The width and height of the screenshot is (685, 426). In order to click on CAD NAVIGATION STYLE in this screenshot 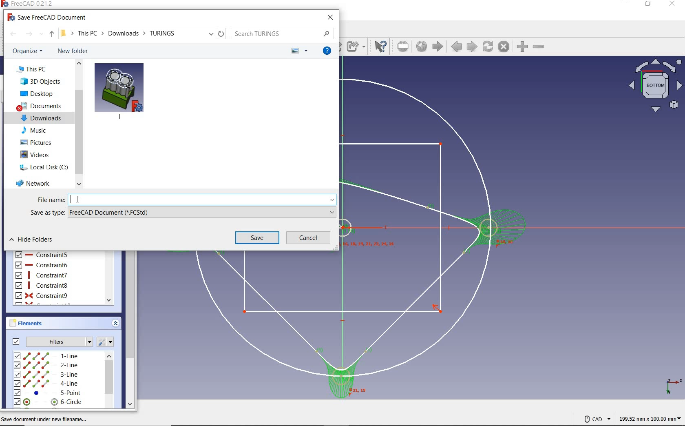, I will do `click(593, 418)`.